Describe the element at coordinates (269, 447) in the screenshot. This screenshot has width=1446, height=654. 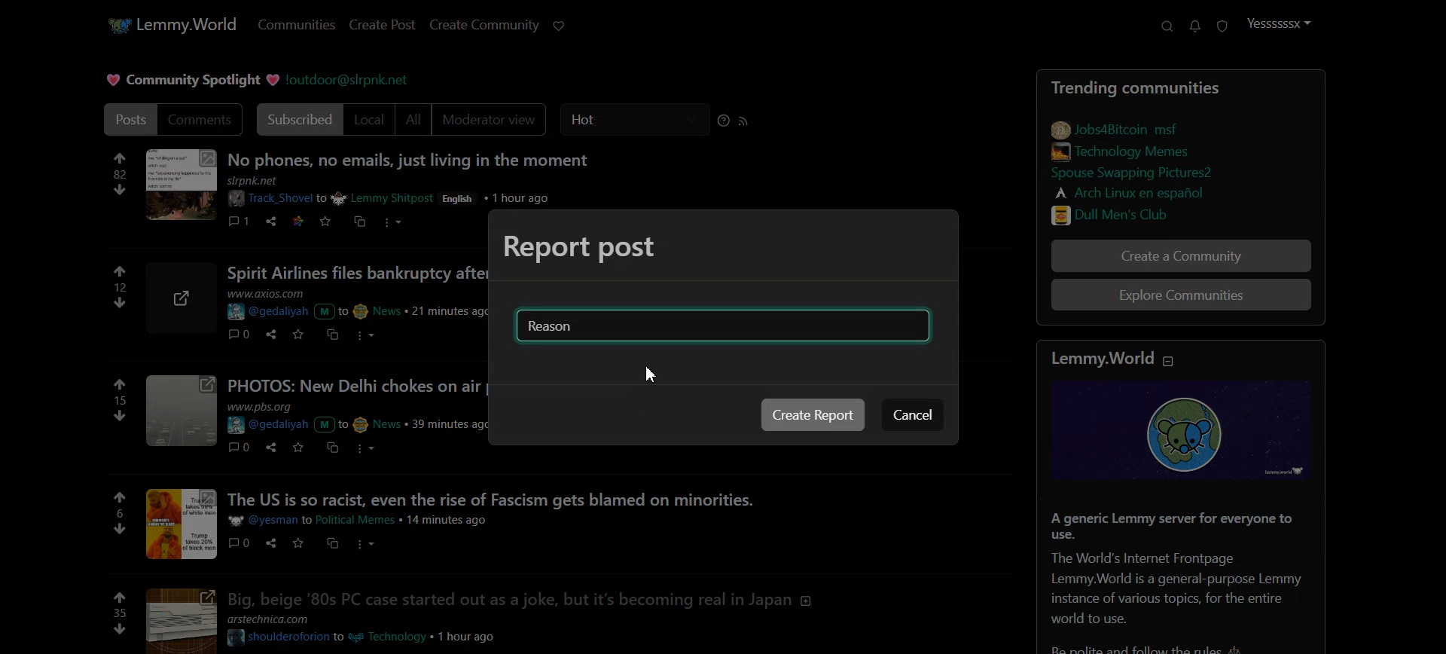
I see `share` at that location.